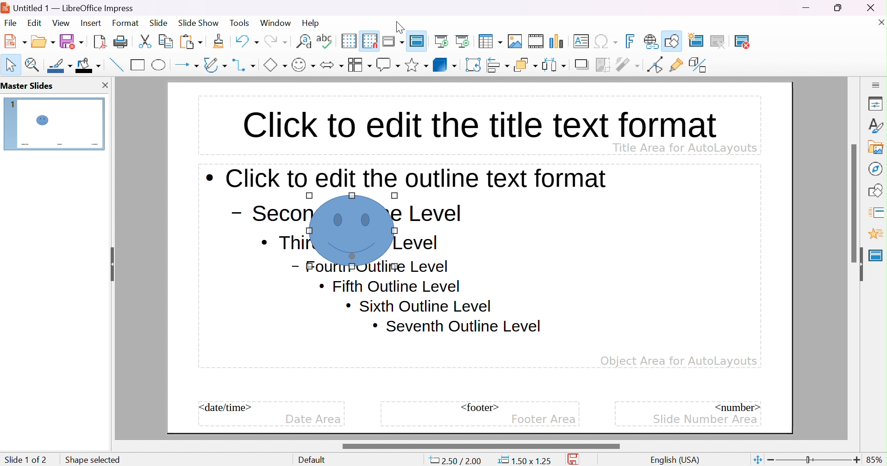 The width and height of the screenshot is (887, 466). I want to click on animation, so click(875, 234).